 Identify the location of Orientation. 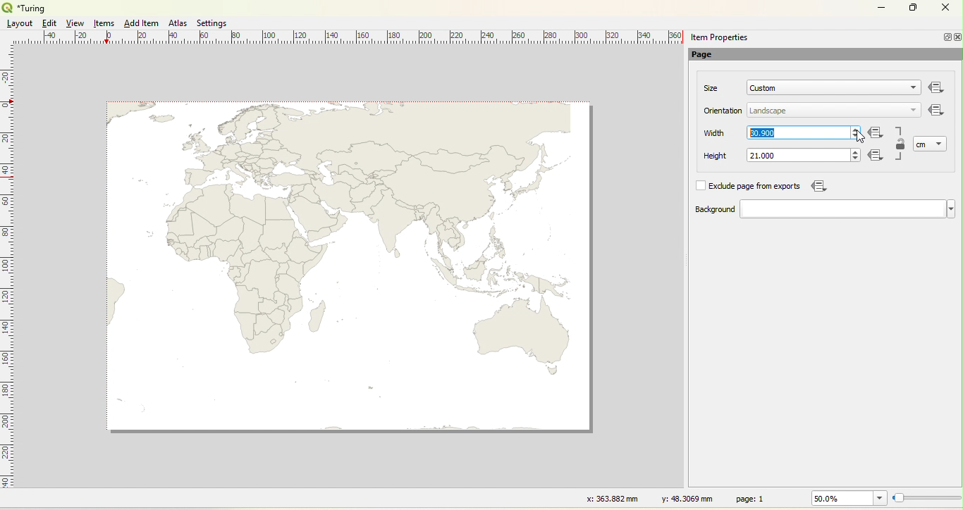
(724, 111).